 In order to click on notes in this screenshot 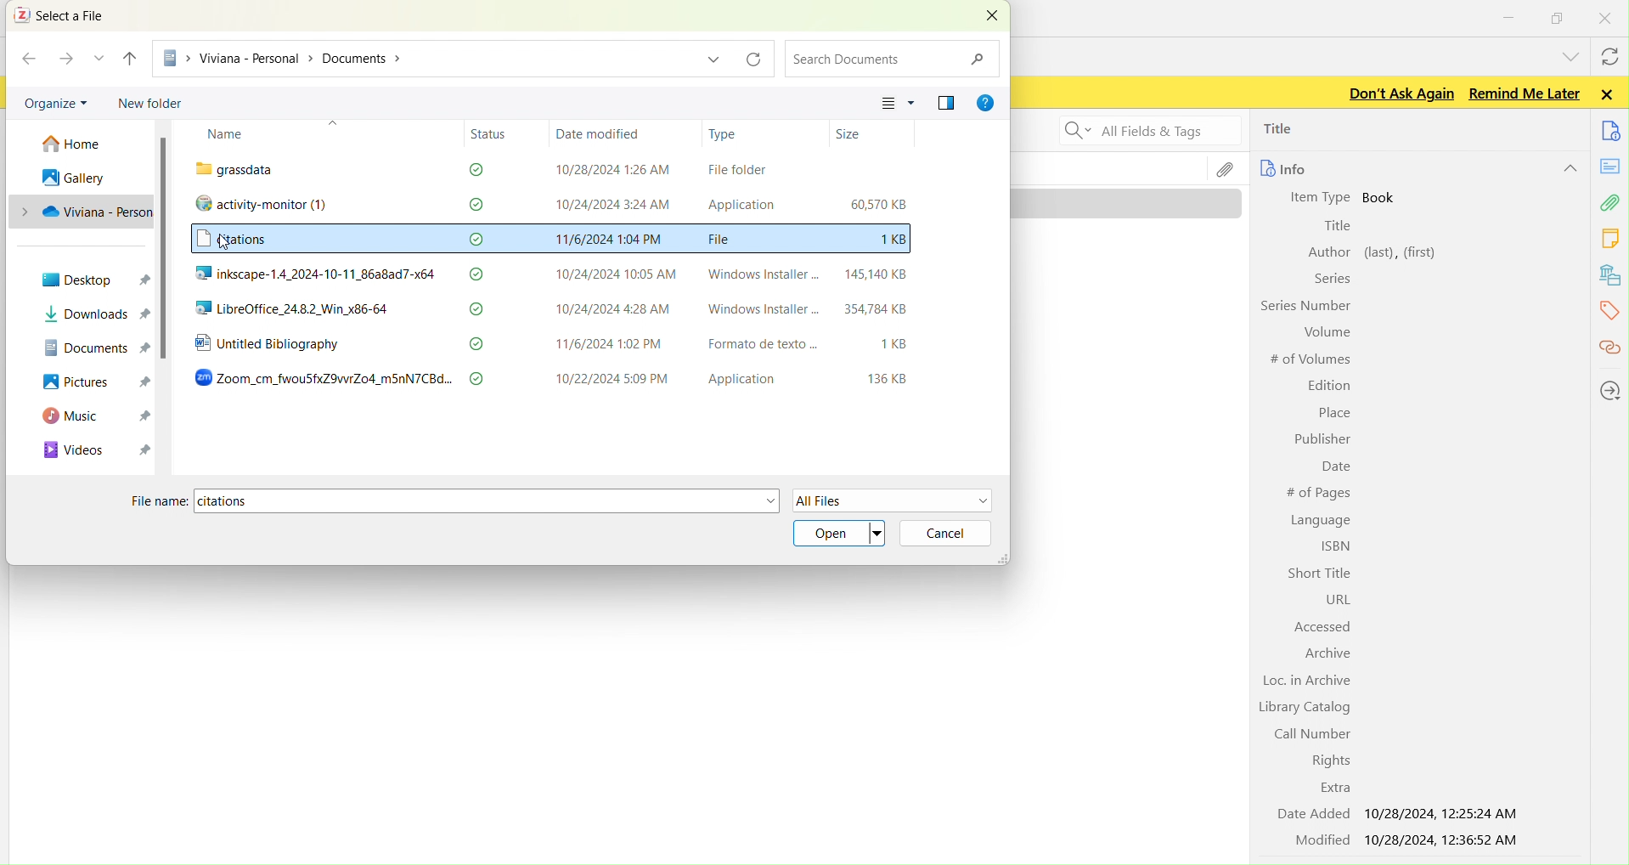, I will do `click(1611, 165)`.